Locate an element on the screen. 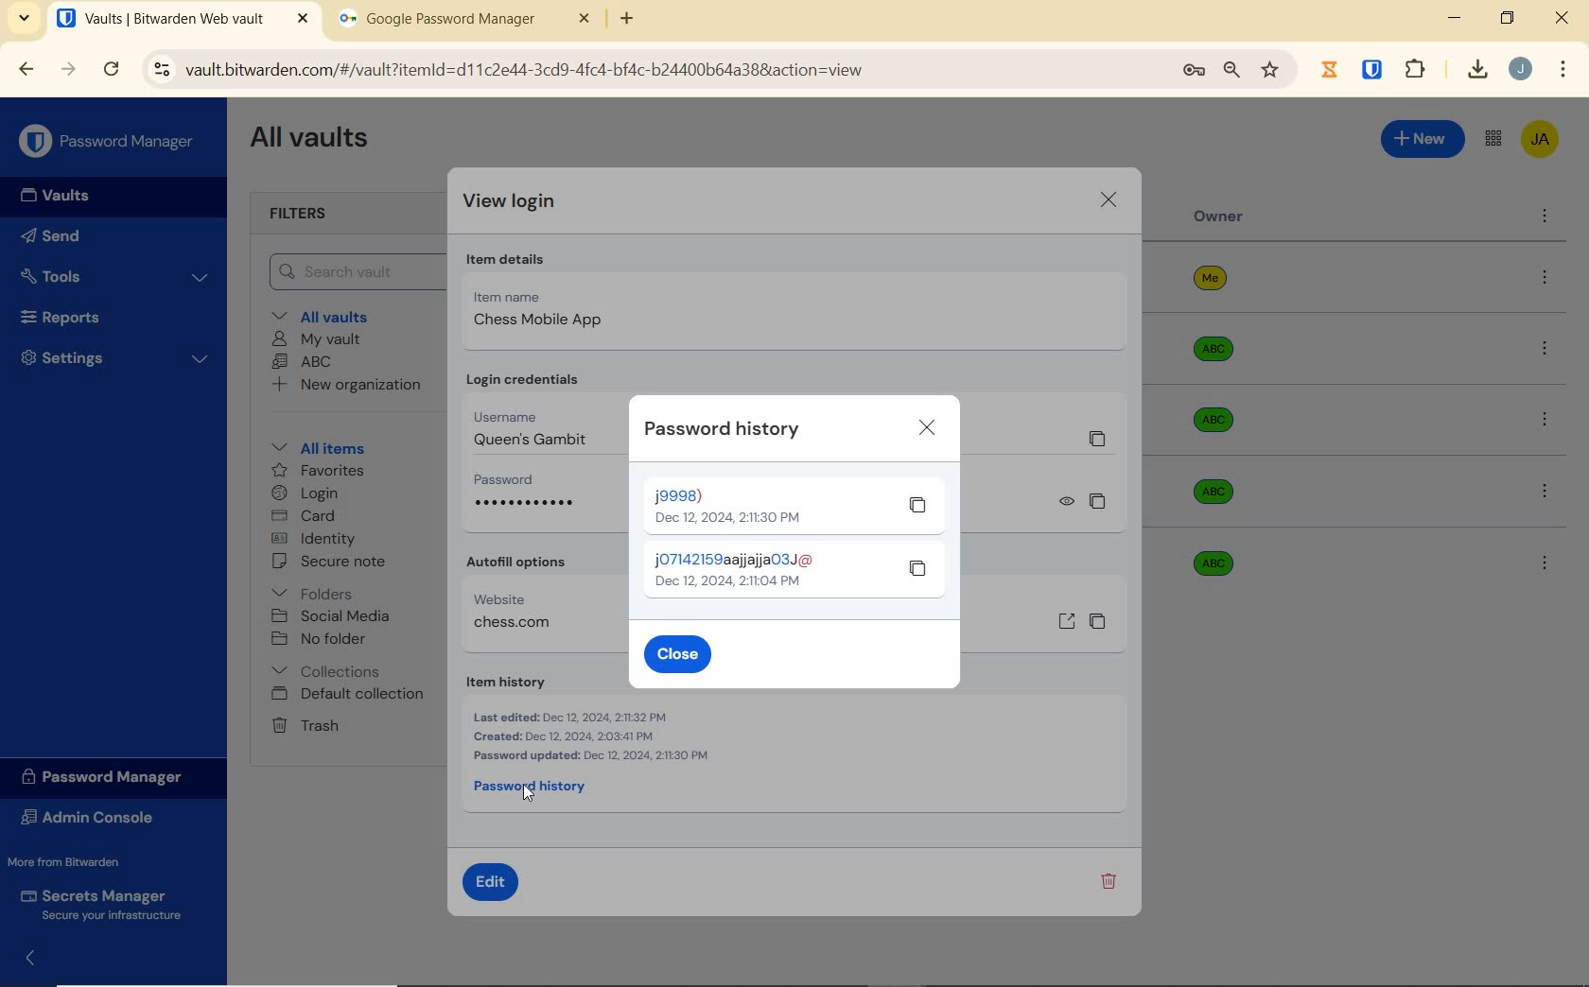 This screenshot has width=1589, height=987. Password Manager is located at coordinates (112, 778).